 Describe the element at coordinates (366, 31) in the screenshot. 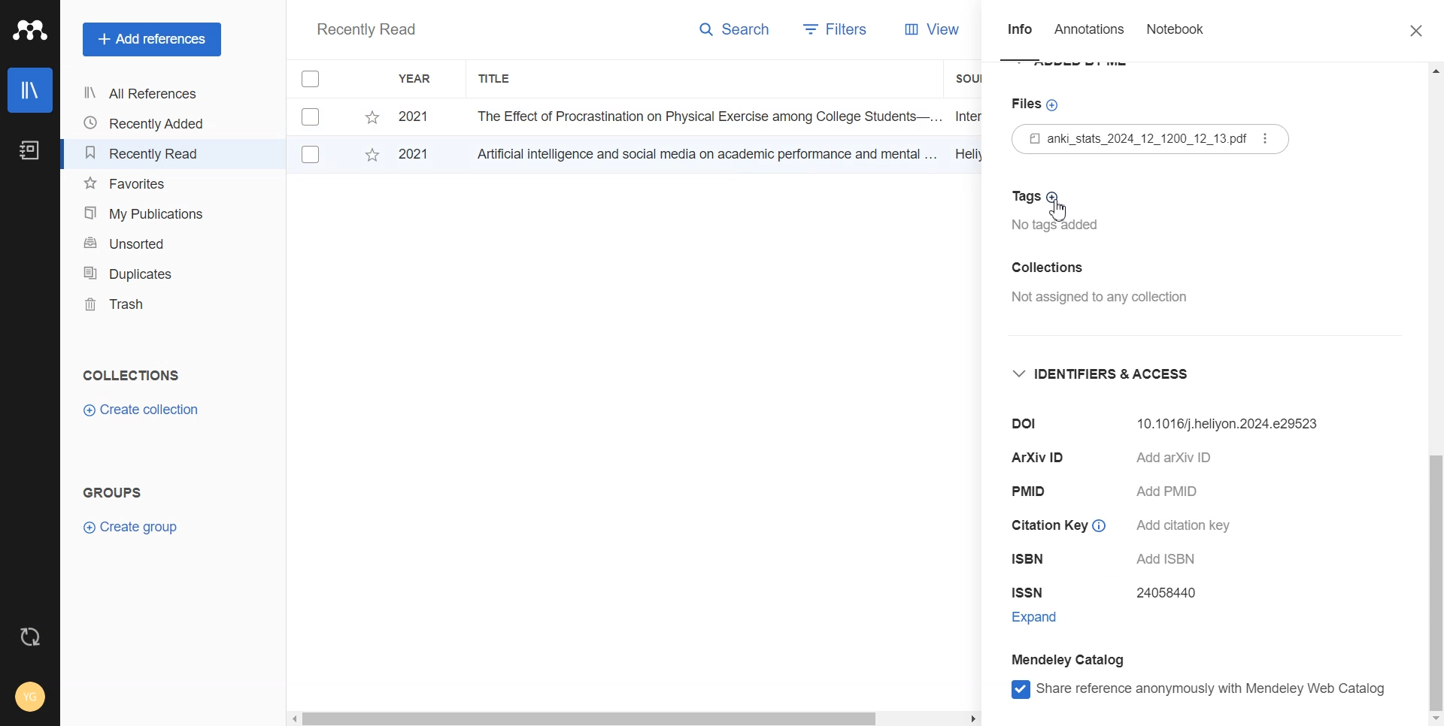

I see `Recently Read` at that location.